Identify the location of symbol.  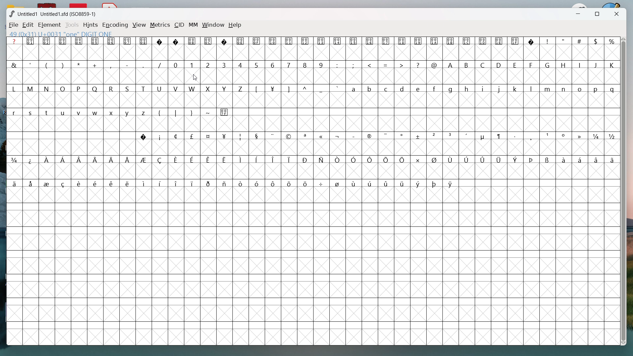
(355, 183).